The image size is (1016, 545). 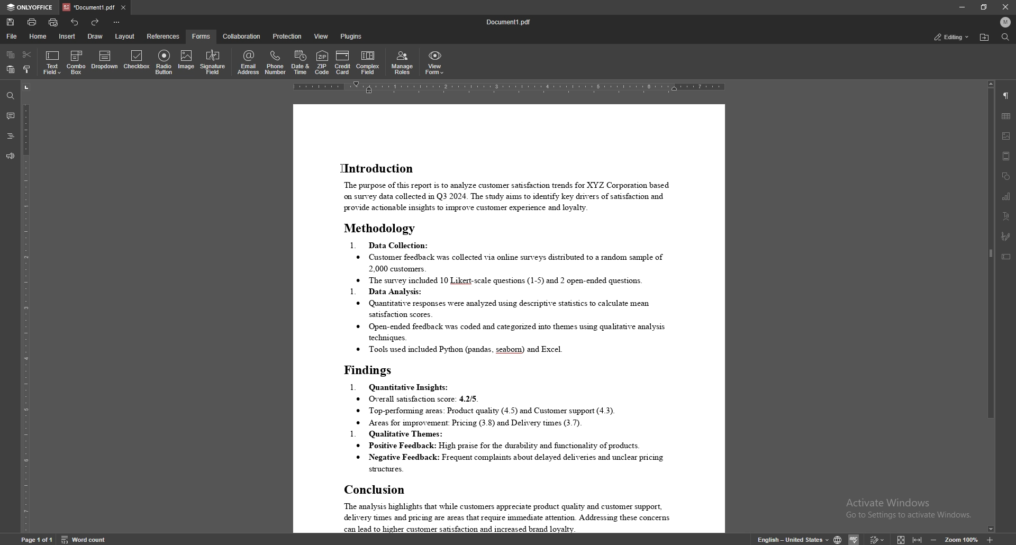 I want to click on date and time, so click(x=300, y=63).